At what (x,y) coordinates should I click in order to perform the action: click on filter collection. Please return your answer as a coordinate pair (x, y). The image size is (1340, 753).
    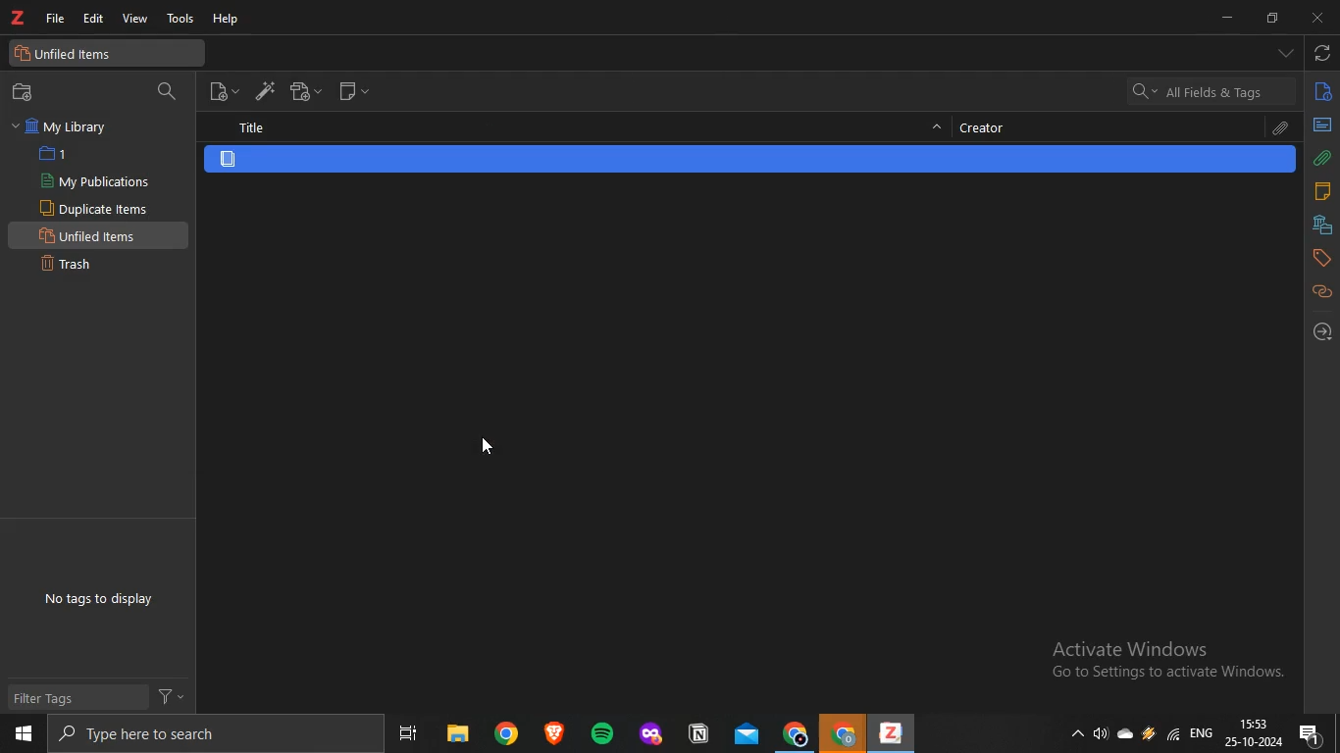
    Looking at the image, I should click on (169, 92).